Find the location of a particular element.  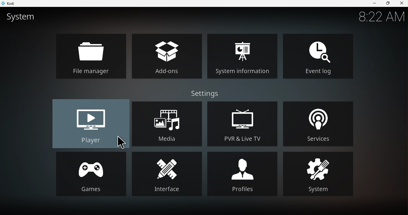

Media is located at coordinates (168, 122).